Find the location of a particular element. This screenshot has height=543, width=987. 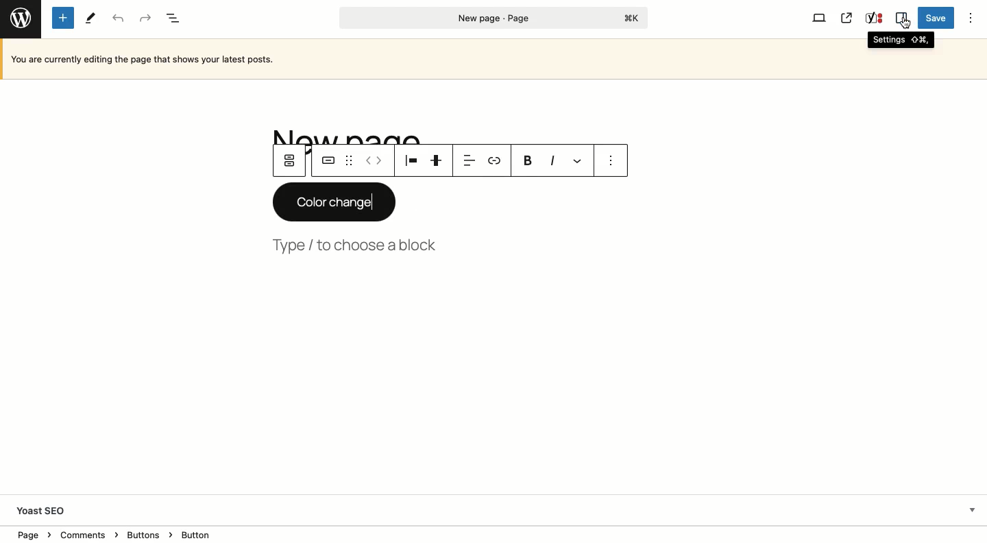

SEO is located at coordinates (875, 18).